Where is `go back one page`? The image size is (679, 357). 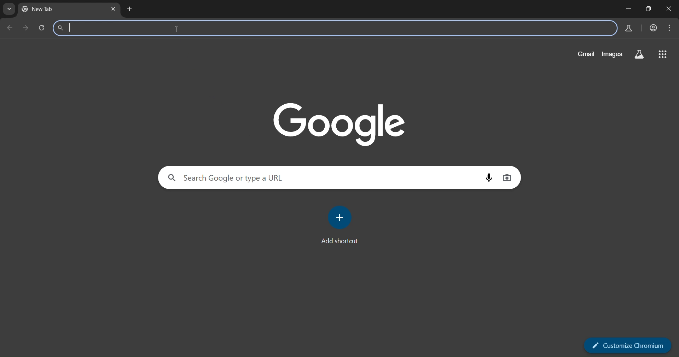 go back one page is located at coordinates (10, 29).